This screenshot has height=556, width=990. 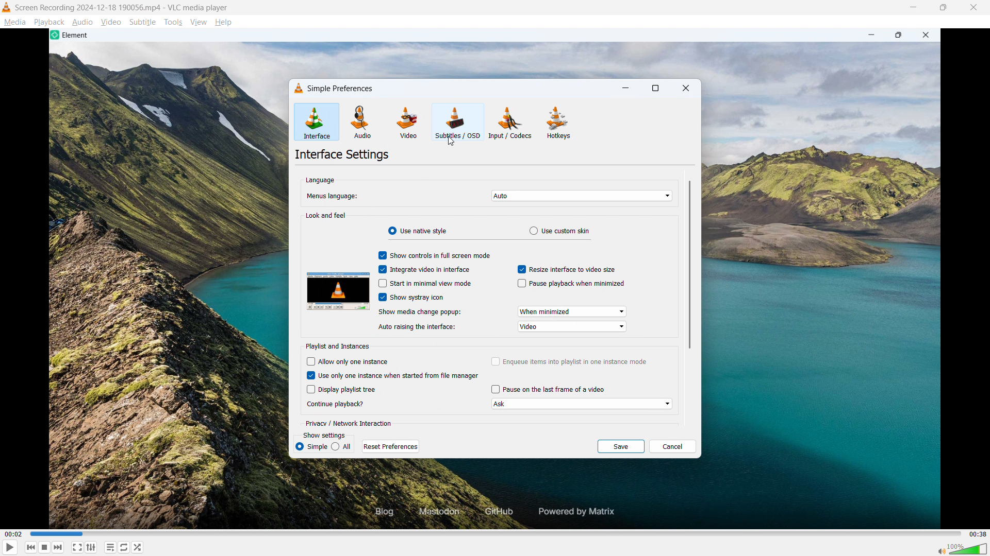 What do you see at coordinates (125, 547) in the screenshot?
I see `Toggle between loop all, loop one and no loop ` at bounding box center [125, 547].